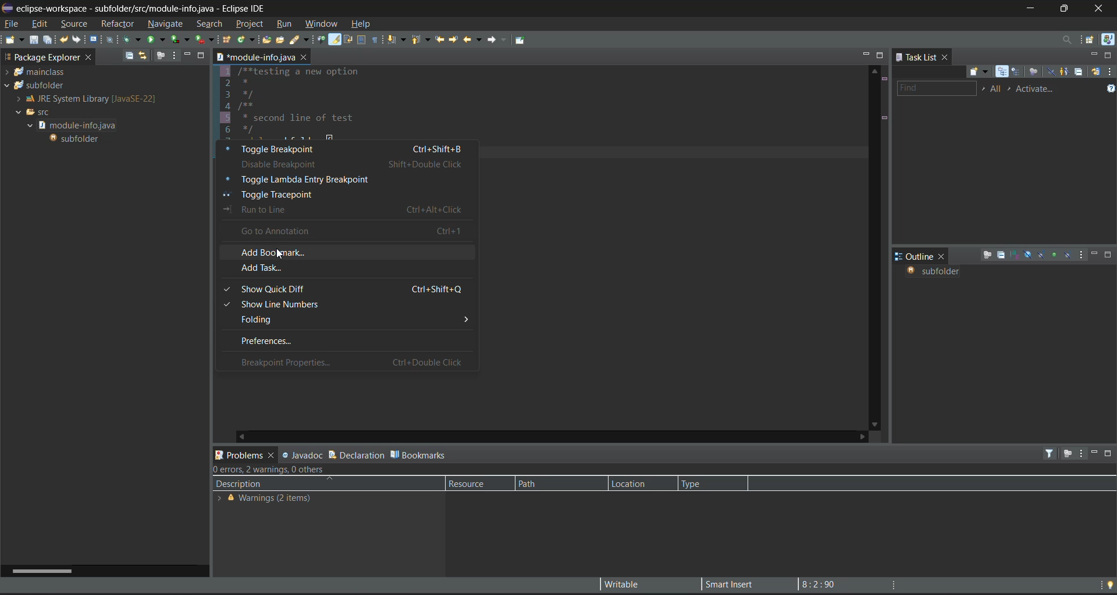  What do you see at coordinates (1110, 90) in the screenshot?
I see `show tasks UI legend` at bounding box center [1110, 90].